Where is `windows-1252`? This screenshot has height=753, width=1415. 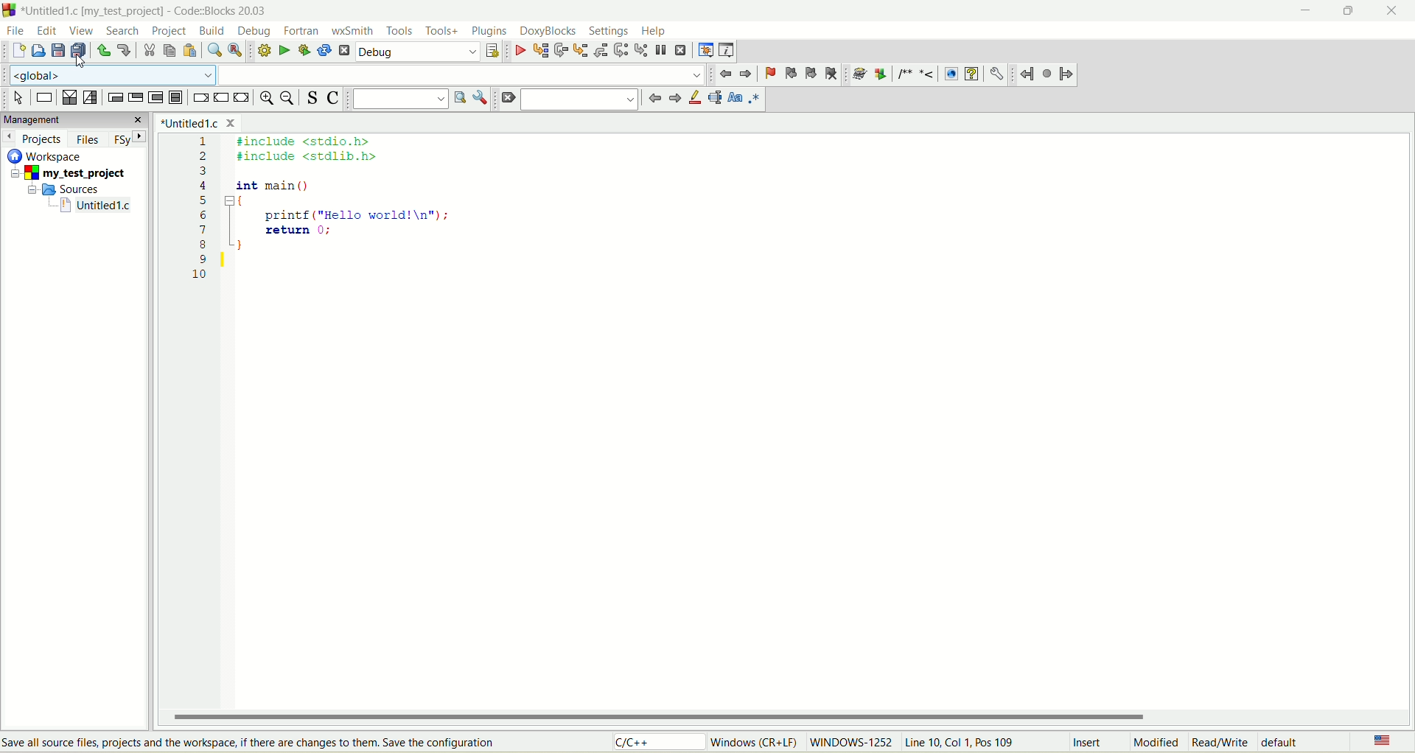
windows-1252 is located at coordinates (851, 744).